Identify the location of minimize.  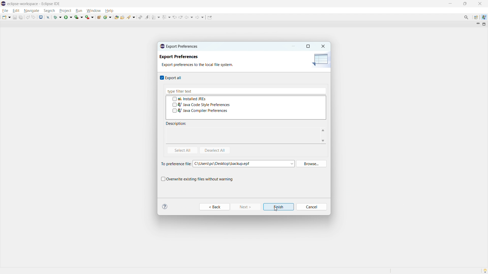
(293, 46).